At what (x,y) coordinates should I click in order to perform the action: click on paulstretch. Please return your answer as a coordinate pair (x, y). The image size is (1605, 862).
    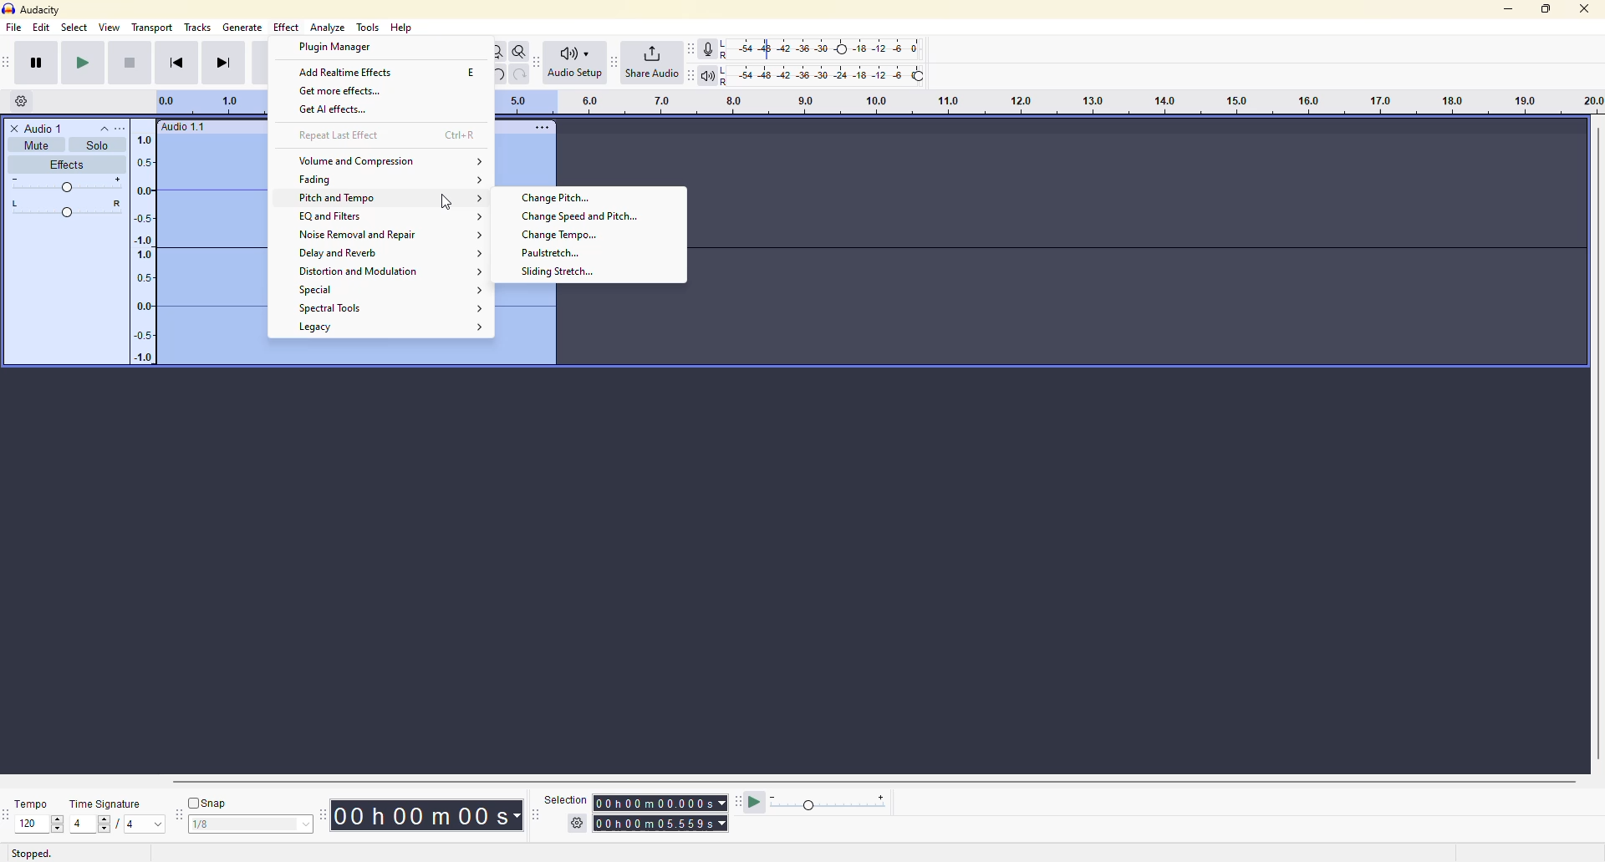
    Looking at the image, I should click on (552, 253).